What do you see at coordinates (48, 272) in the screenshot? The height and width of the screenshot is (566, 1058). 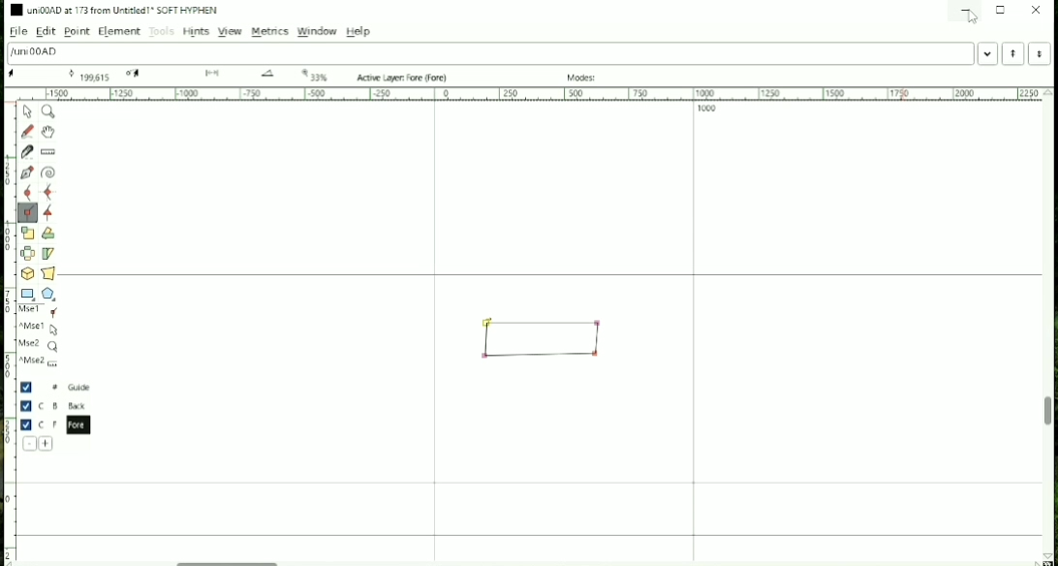 I see `Perform a perspective transformation on the selection` at bounding box center [48, 272].